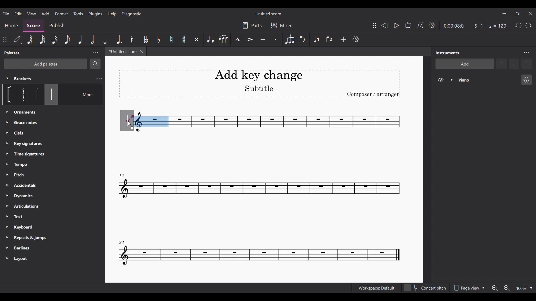  Describe the element at coordinates (527, 64) in the screenshot. I see `Delete selection` at that location.